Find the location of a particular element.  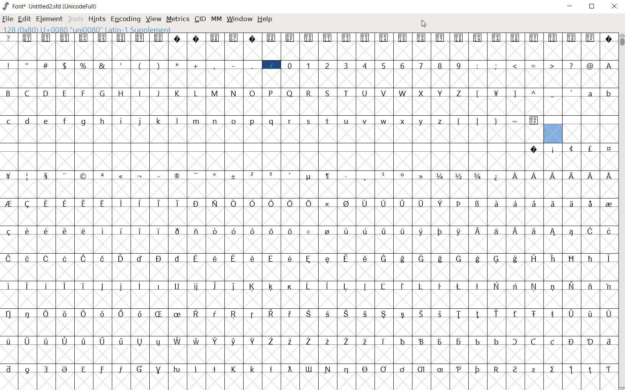

glyph is located at coordinates (609, 370).